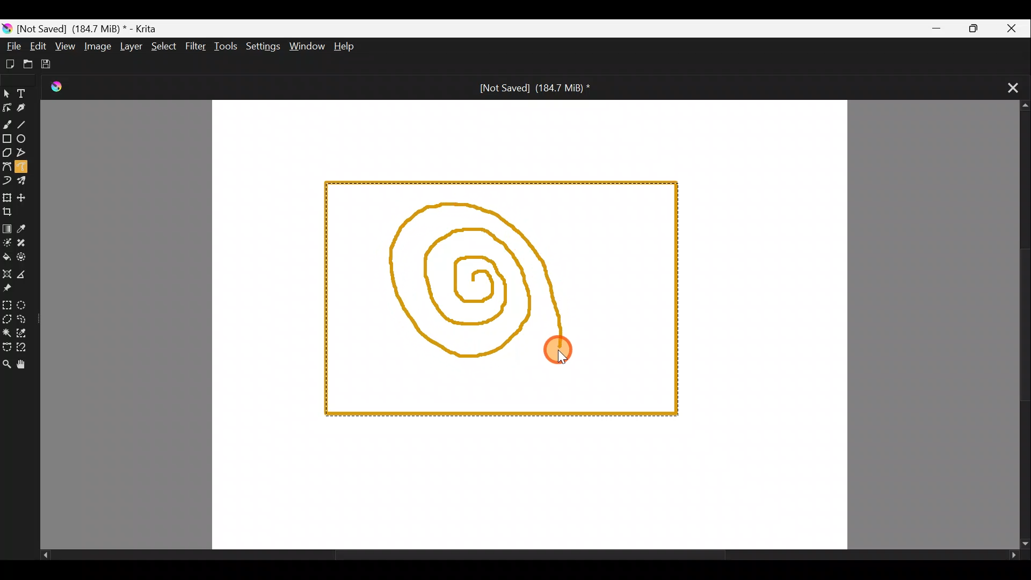  What do you see at coordinates (51, 66) in the screenshot?
I see `Save` at bounding box center [51, 66].